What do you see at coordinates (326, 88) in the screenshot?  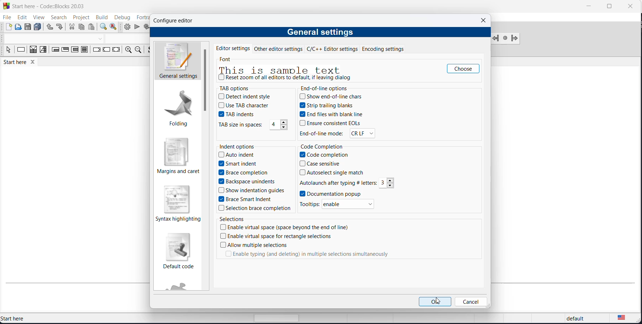 I see `end of line options` at bounding box center [326, 88].